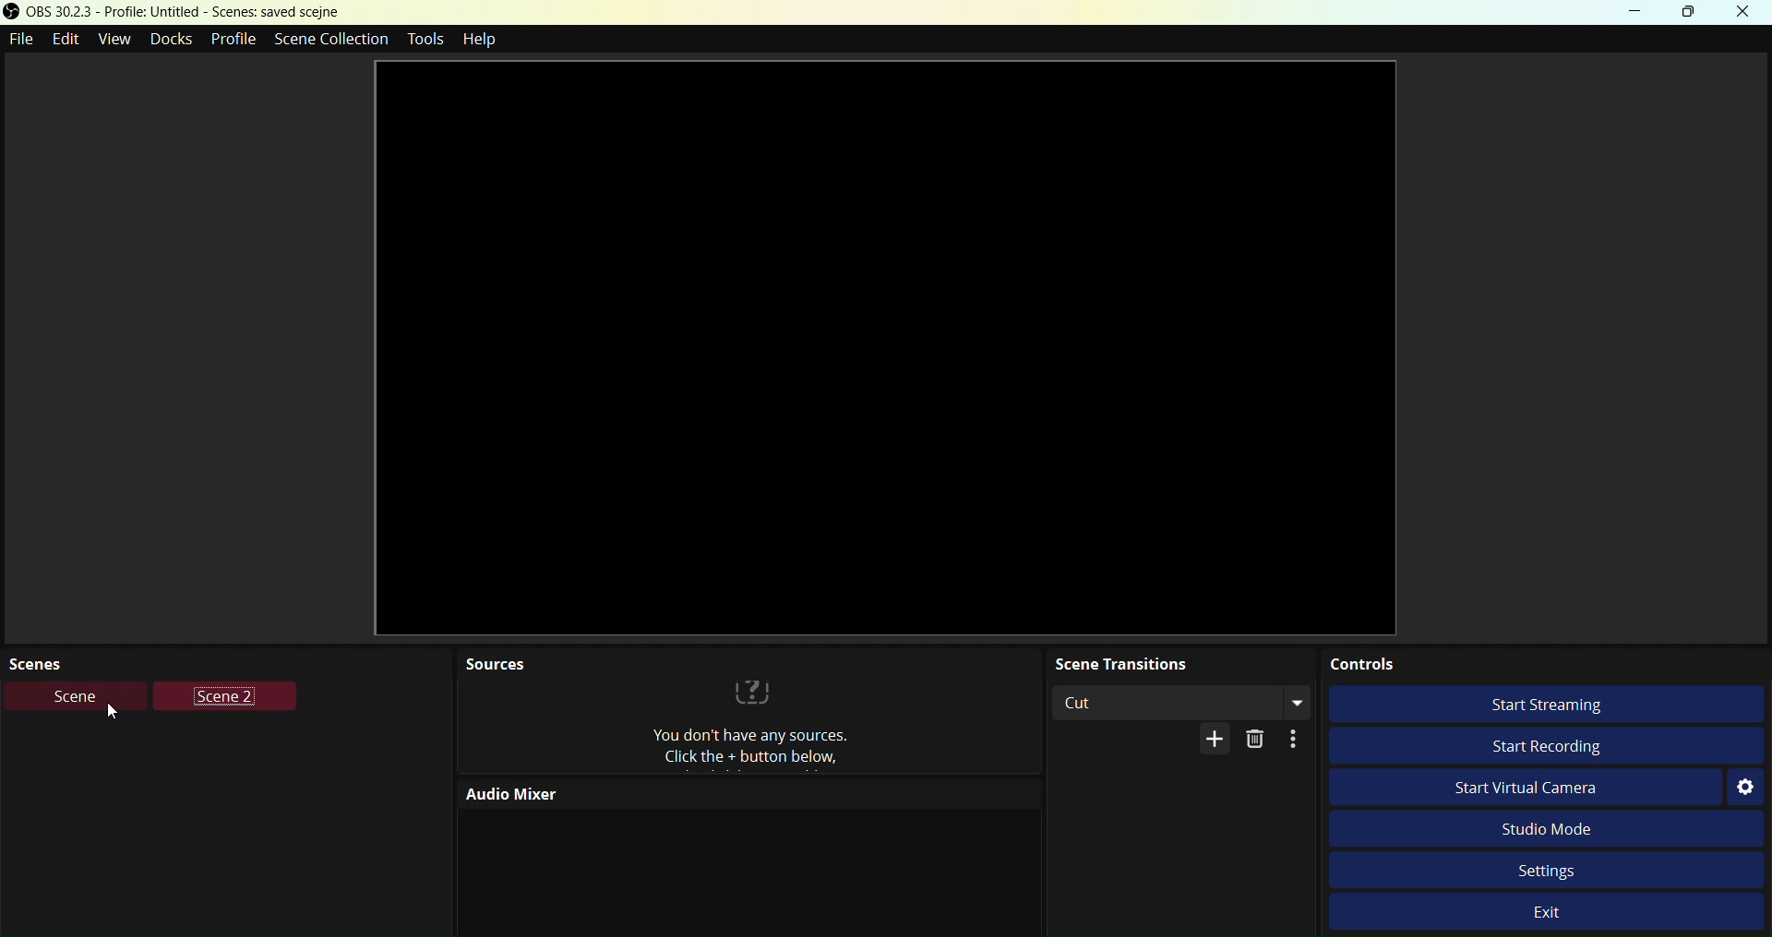 The height and width of the screenshot is (937, 1772). Describe the element at coordinates (1293, 740) in the screenshot. I see `Options` at that location.